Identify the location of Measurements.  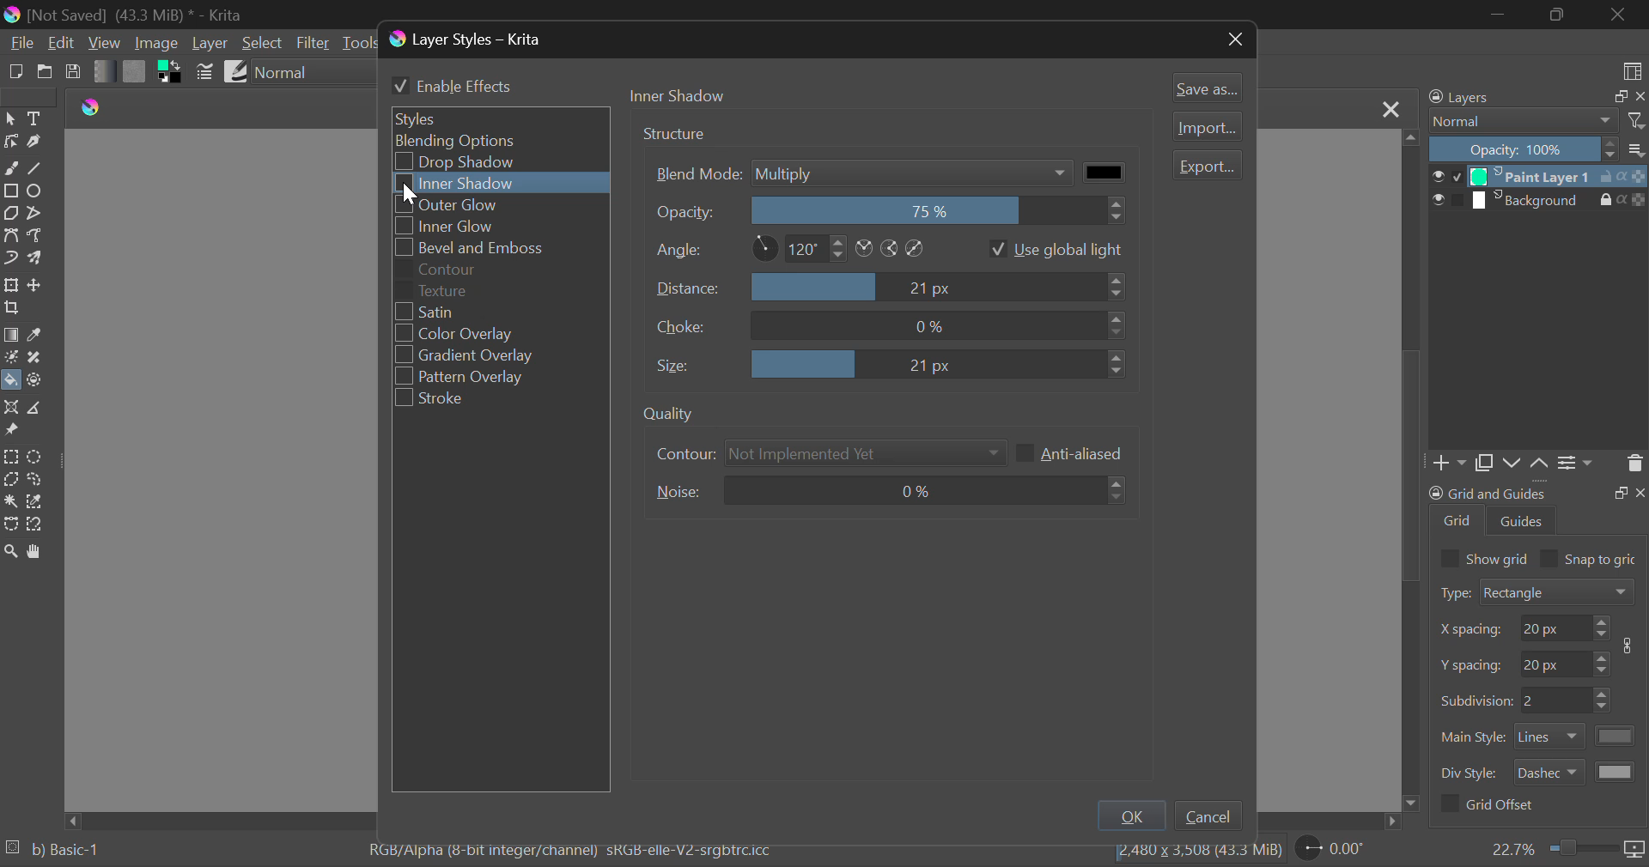
(37, 407).